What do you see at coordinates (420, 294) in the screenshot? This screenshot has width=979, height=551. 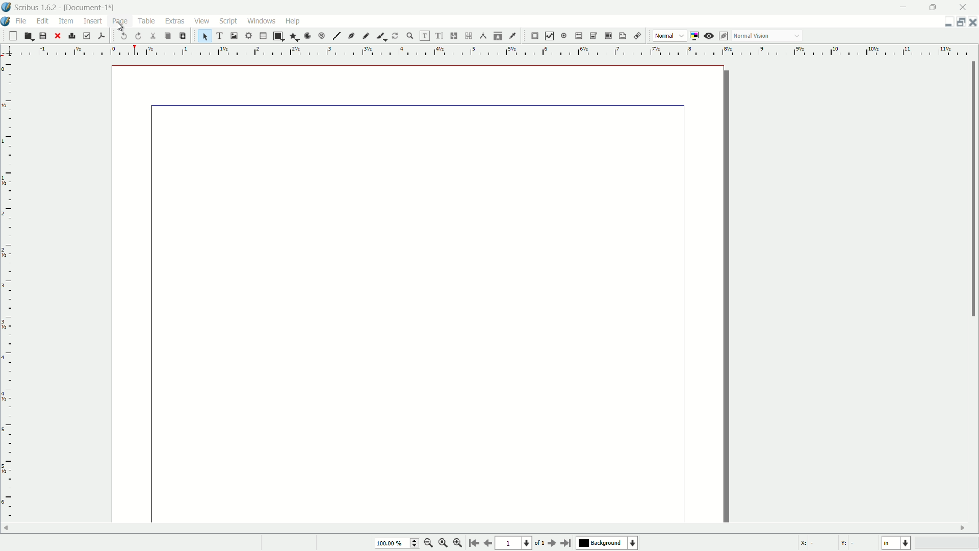 I see `document` at bounding box center [420, 294].